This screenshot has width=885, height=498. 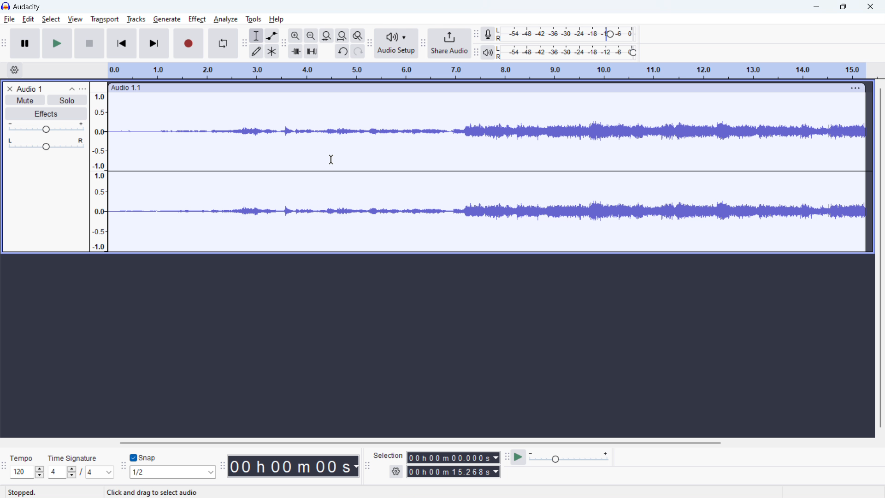 I want to click on enable looping, so click(x=223, y=43).